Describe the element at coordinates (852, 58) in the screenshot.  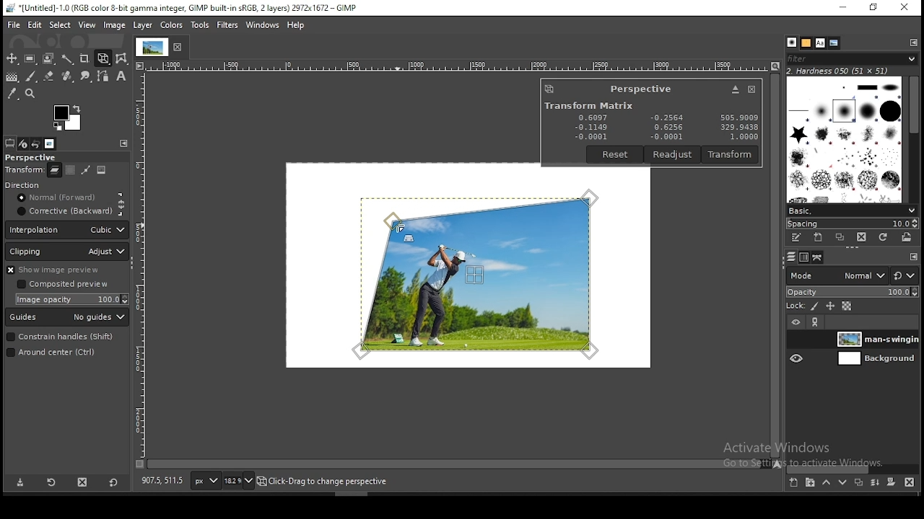
I see `brushes filter` at that location.